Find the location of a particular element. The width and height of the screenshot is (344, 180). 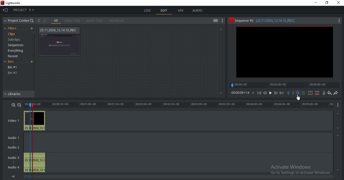

Next is located at coordinates (282, 93).